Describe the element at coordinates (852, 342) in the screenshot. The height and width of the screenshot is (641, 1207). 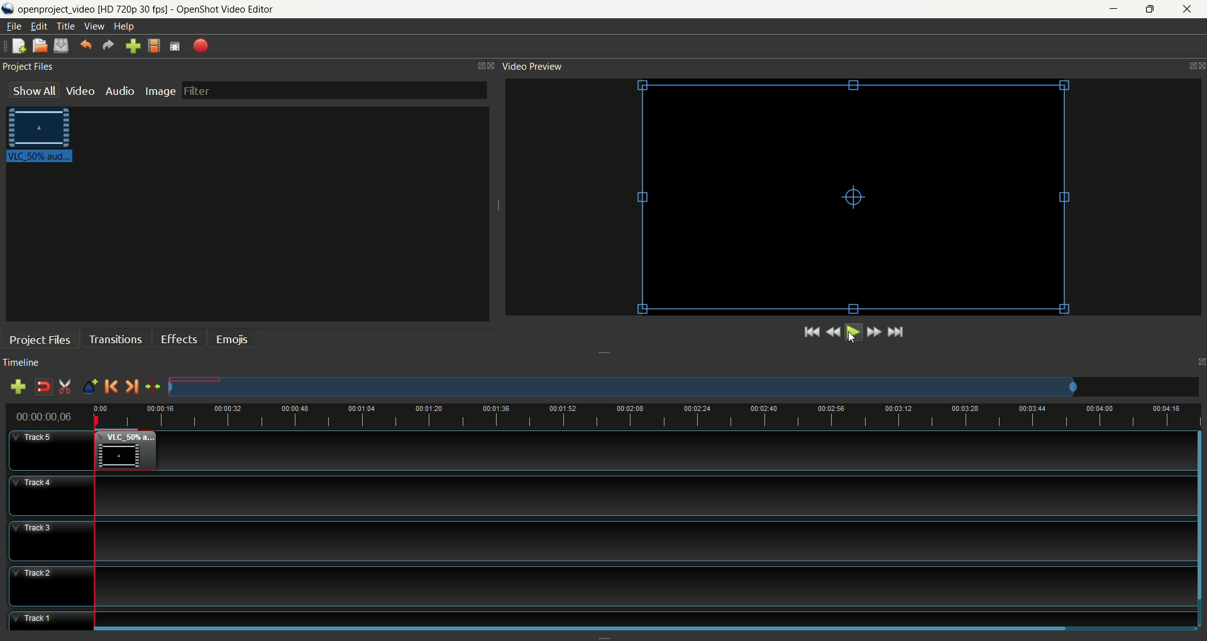
I see `cursor` at that location.